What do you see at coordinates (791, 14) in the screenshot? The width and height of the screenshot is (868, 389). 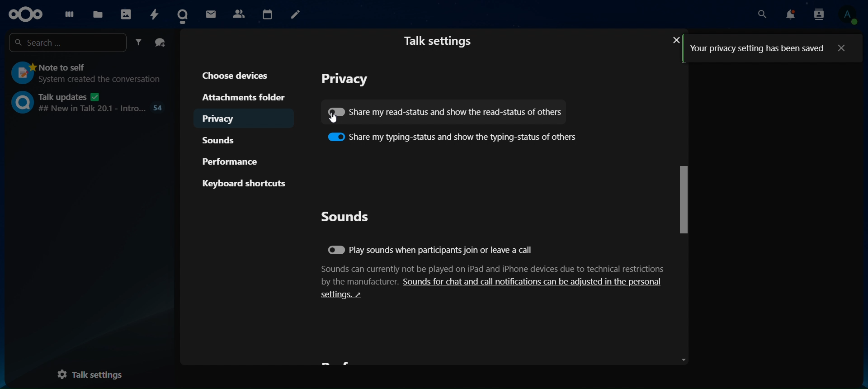 I see `notifications` at bounding box center [791, 14].